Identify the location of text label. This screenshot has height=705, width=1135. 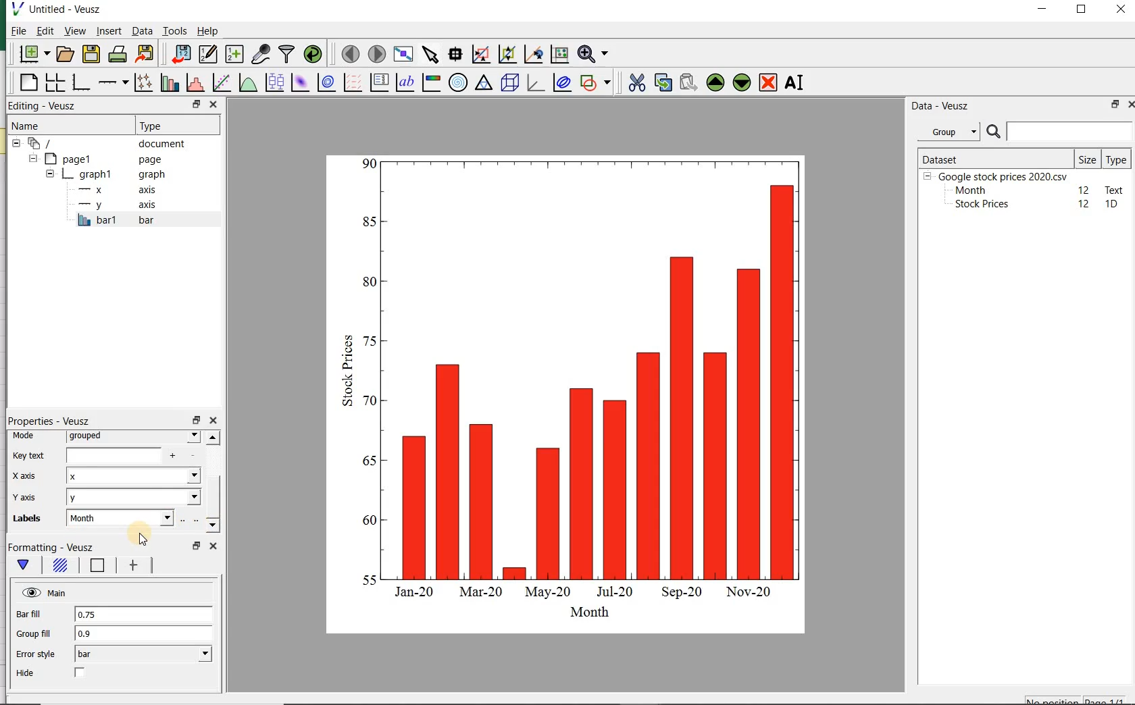
(405, 84).